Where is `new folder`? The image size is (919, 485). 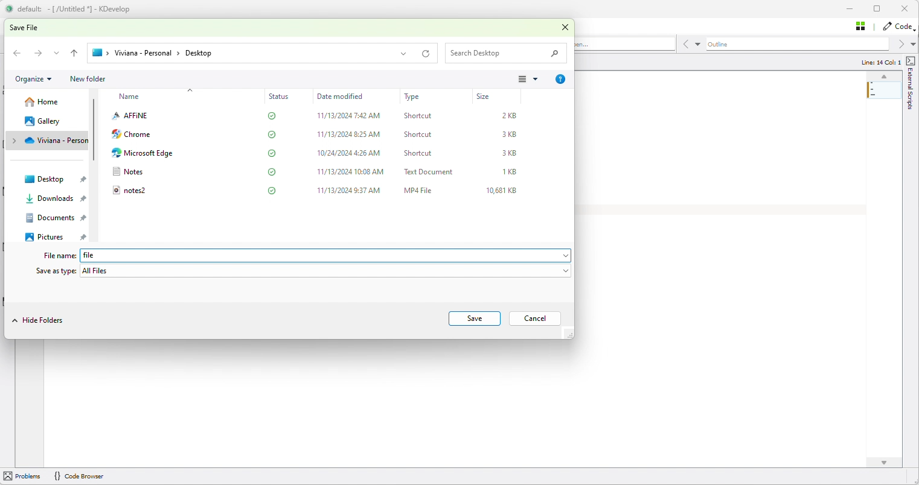
new folder is located at coordinates (88, 80).